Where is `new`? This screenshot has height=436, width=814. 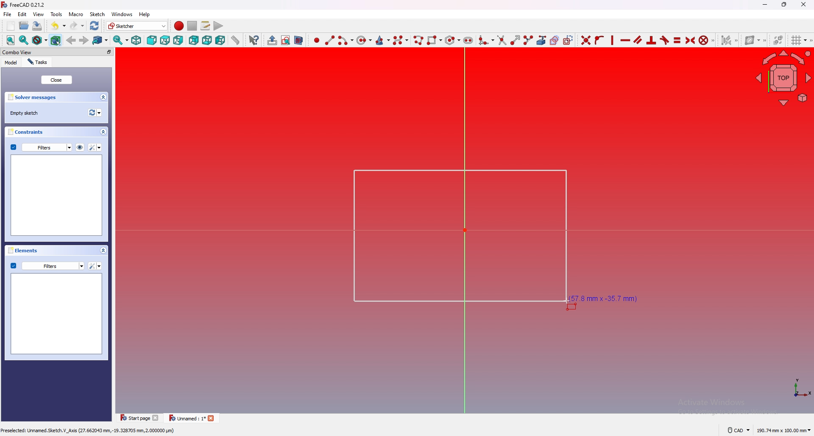 new is located at coordinates (11, 25).